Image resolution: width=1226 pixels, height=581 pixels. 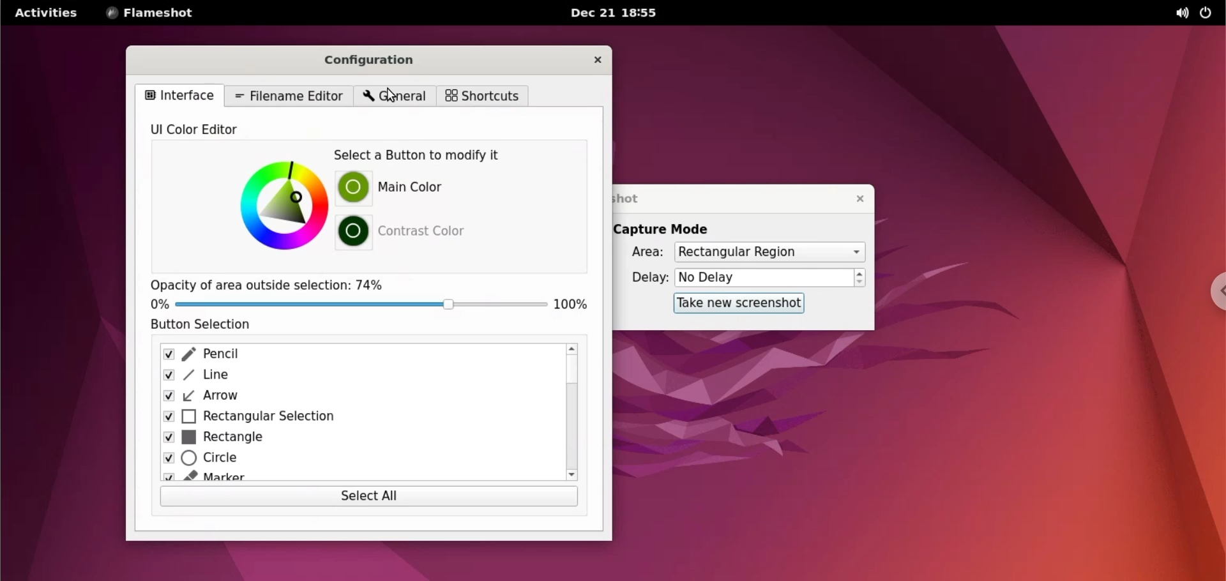 What do you see at coordinates (273, 285) in the screenshot?
I see `Opacity of area outside selection: 74%` at bounding box center [273, 285].